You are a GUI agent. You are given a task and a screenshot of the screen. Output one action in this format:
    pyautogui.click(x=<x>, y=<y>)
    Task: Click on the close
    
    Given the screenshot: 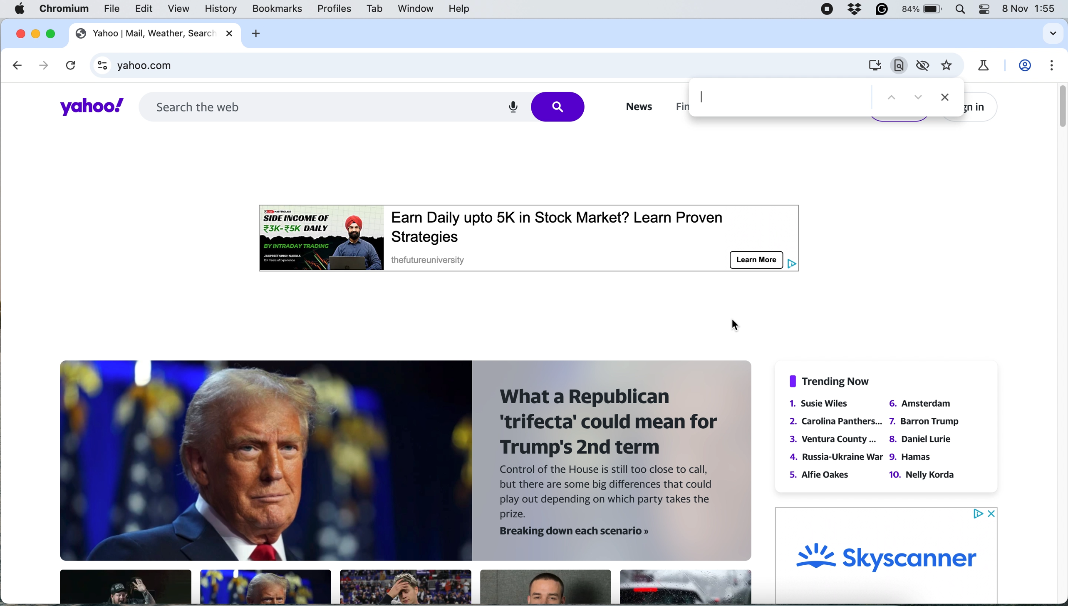 What is the action you would take?
    pyautogui.click(x=231, y=33)
    